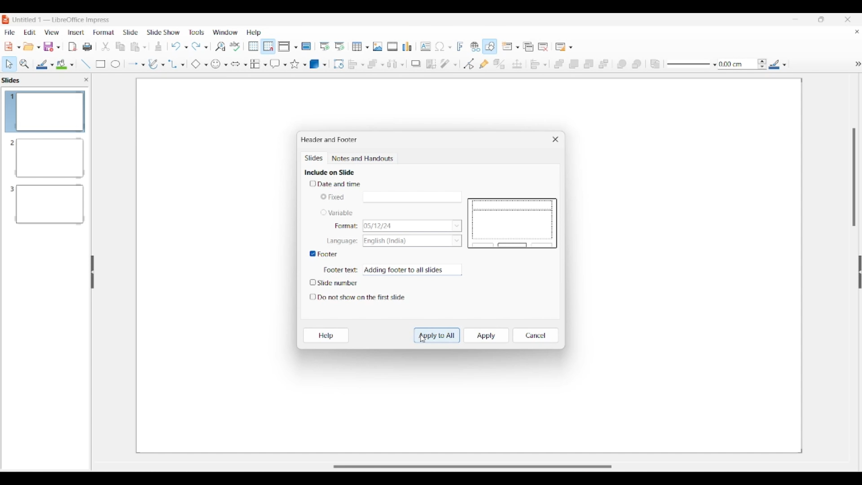 Image resolution: width=862 pixels, height=485 pixels. What do you see at coordinates (92, 272) in the screenshot?
I see `Hide left panel` at bounding box center [92, 272].